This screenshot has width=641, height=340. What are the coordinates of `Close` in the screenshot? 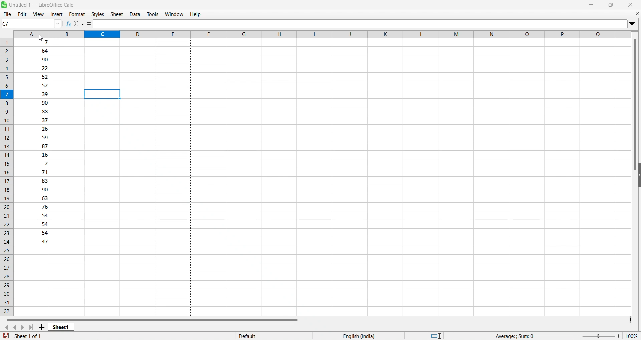 It's located at (630, 5).